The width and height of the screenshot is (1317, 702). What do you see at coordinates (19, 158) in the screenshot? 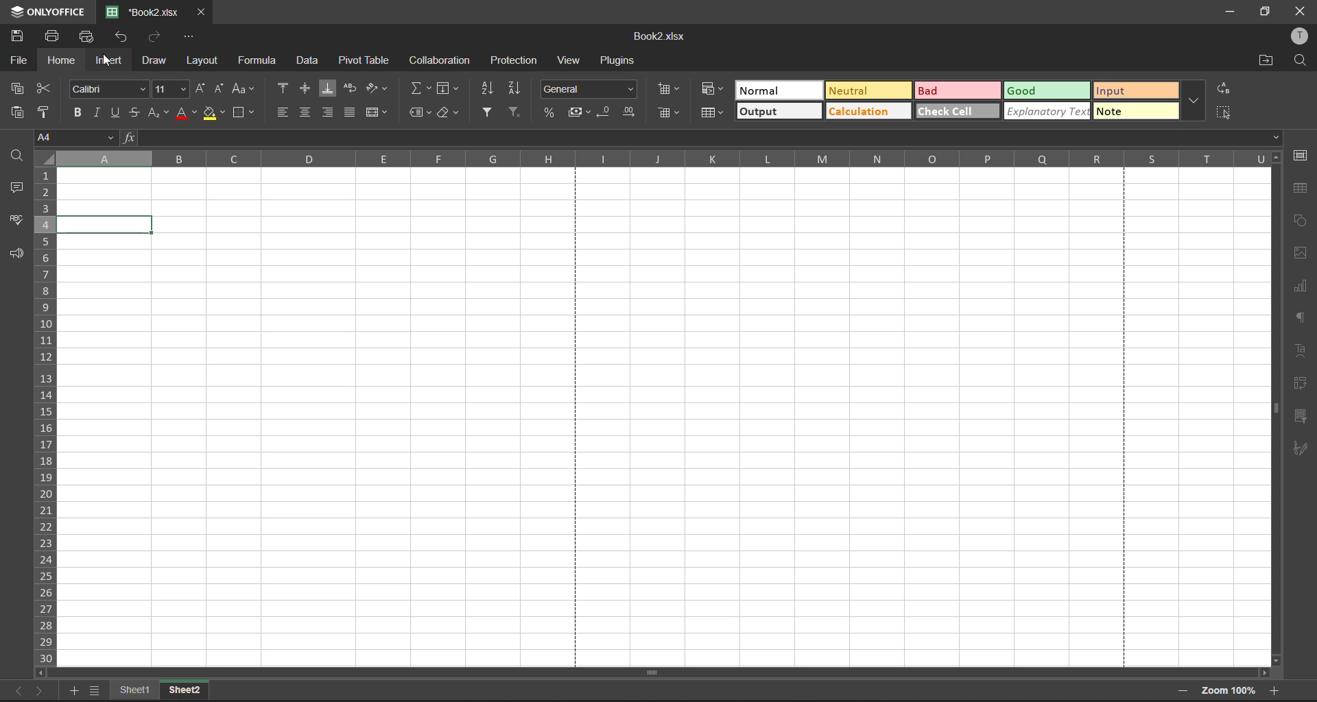
I see `find` at bounding box center [19, 158].